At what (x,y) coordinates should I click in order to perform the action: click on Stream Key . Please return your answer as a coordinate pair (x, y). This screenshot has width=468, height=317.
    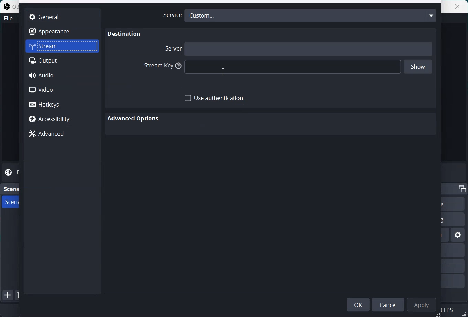
    Looking at the image, I should click on (161, 66).